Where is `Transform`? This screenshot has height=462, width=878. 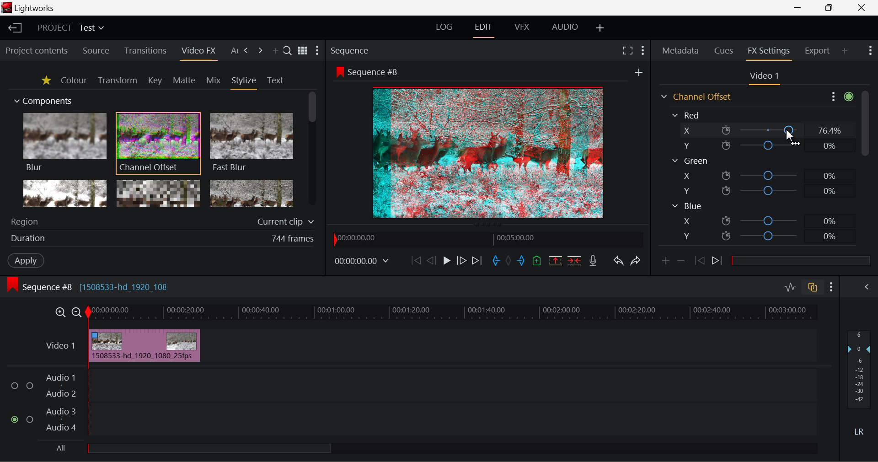
Transform is located at coordinates (117, 81).